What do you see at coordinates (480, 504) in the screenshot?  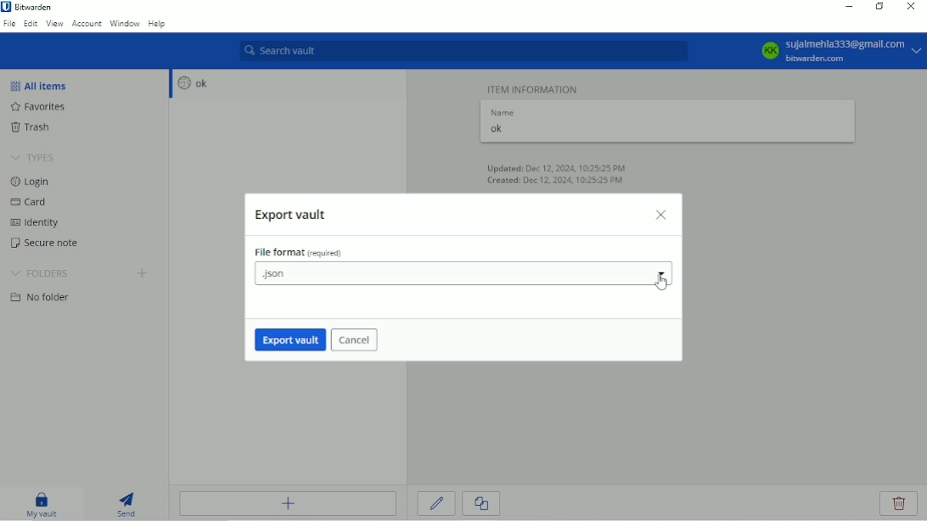 I see `Clone` at bounding box center [480, 504].